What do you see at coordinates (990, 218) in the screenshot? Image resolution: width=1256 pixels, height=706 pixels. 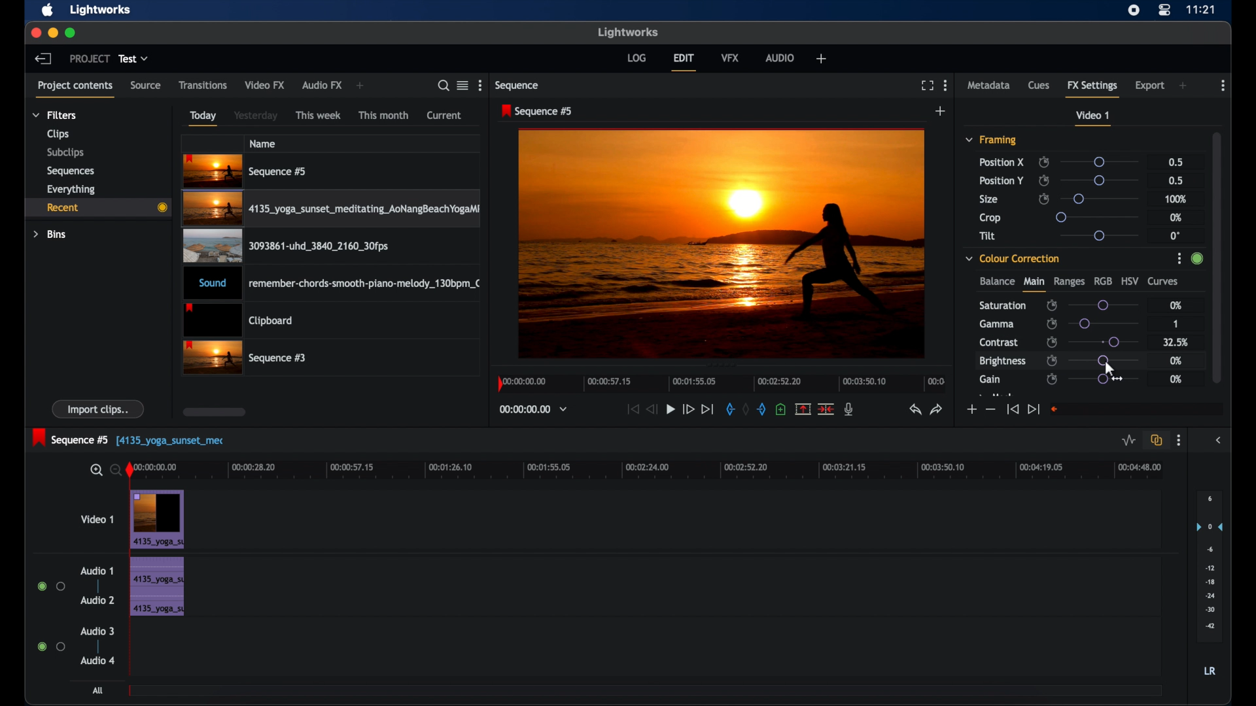 I see `crop` at bounding box center [990, 218].